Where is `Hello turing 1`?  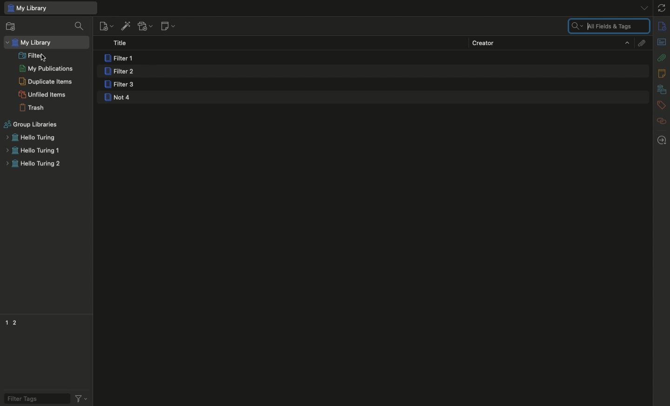
Hello turing 1 is located at coordinates (33, 151).